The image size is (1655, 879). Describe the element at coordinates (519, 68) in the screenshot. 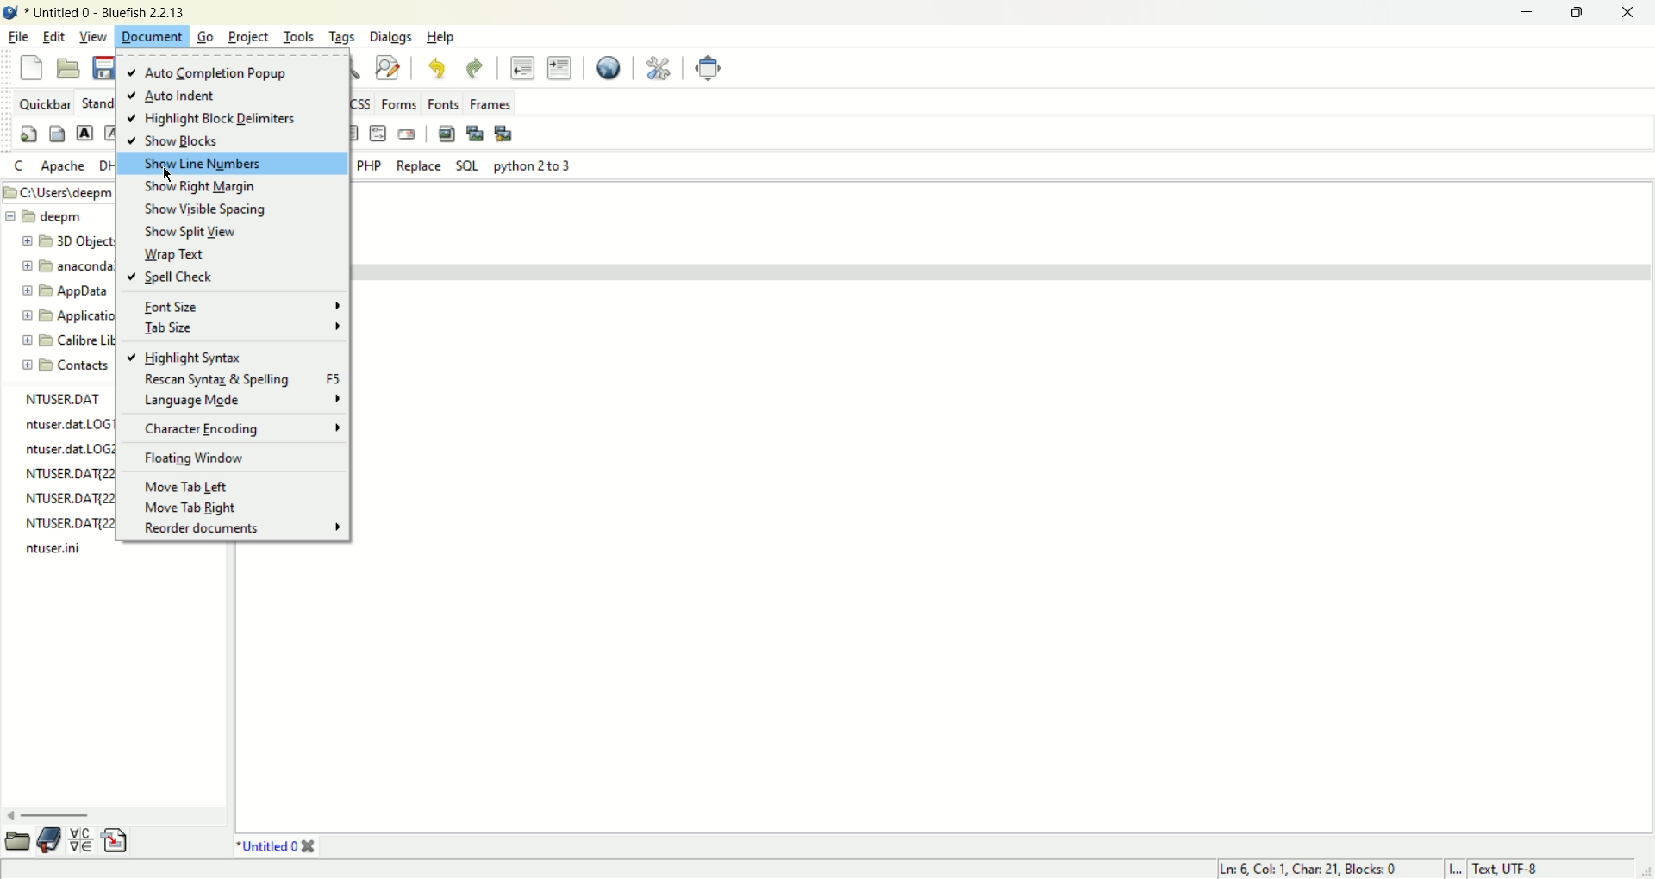

I see `unindent` at that location.